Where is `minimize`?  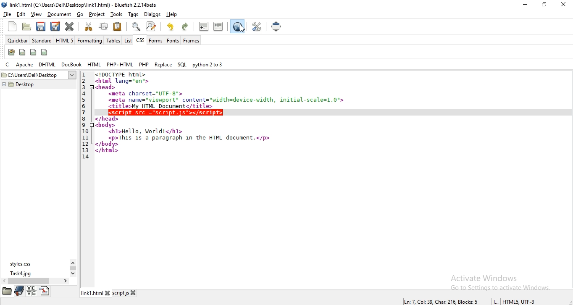
minimize is located at coordinates (525, 4).